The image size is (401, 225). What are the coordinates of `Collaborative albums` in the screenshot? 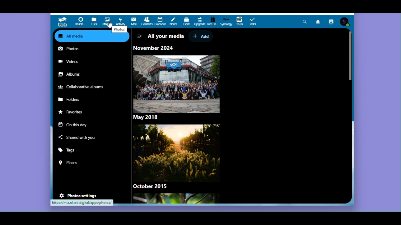 It's located at (82, 87).